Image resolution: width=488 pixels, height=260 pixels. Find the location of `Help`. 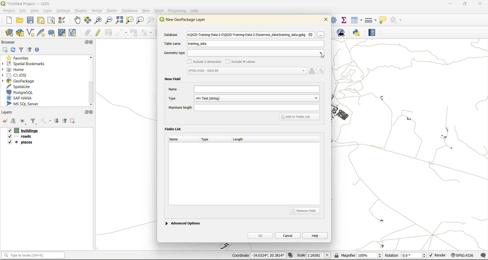

Help is located at coordinates (195, 11).